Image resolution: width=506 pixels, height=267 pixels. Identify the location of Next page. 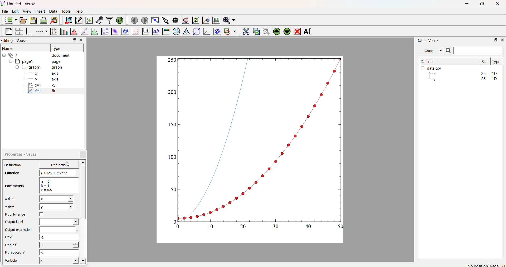
(143, 20).